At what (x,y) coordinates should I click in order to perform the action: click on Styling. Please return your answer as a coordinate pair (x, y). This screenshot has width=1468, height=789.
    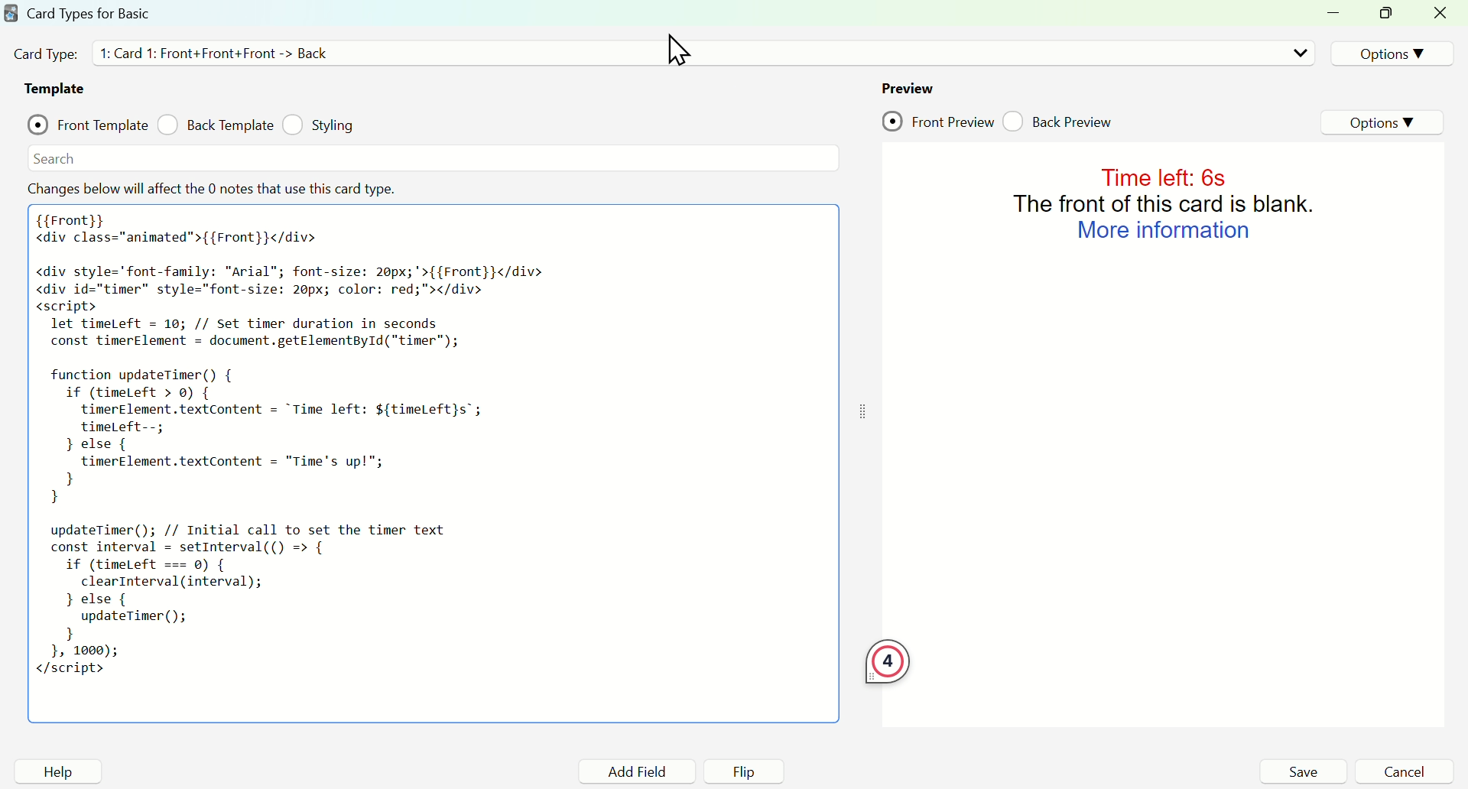
    Looking at the image, I should click on (322, 125).